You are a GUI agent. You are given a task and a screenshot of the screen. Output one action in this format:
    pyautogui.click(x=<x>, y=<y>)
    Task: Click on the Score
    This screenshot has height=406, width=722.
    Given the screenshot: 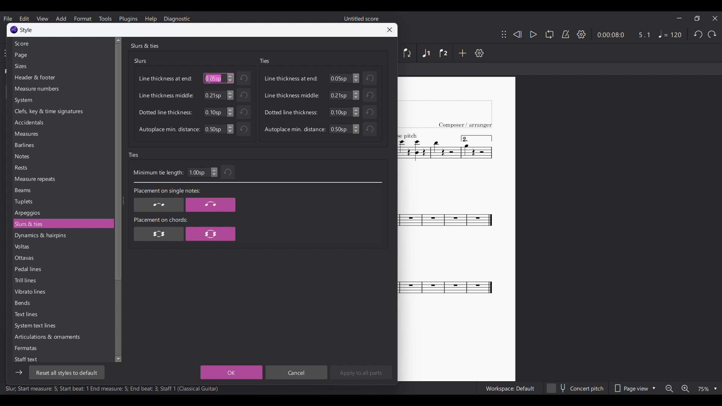 What is the action you would take?
    pyautogui.click(x=61, y=44)
    